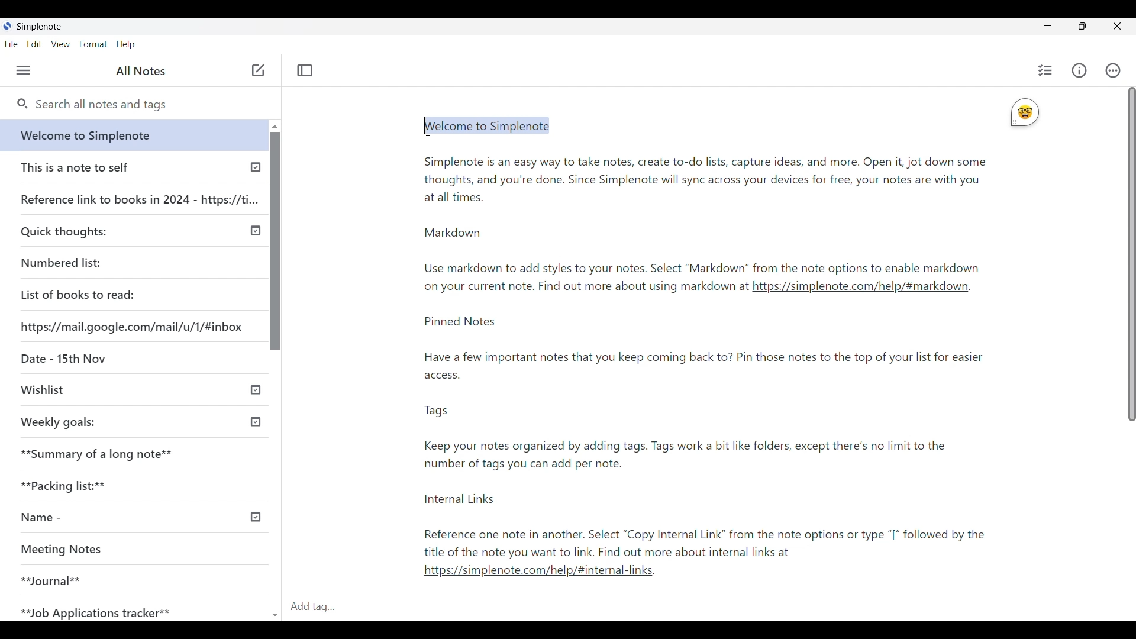 The height and width of the screenshot is (639, 1136). I want to click on Format menu, so click(93, 44).